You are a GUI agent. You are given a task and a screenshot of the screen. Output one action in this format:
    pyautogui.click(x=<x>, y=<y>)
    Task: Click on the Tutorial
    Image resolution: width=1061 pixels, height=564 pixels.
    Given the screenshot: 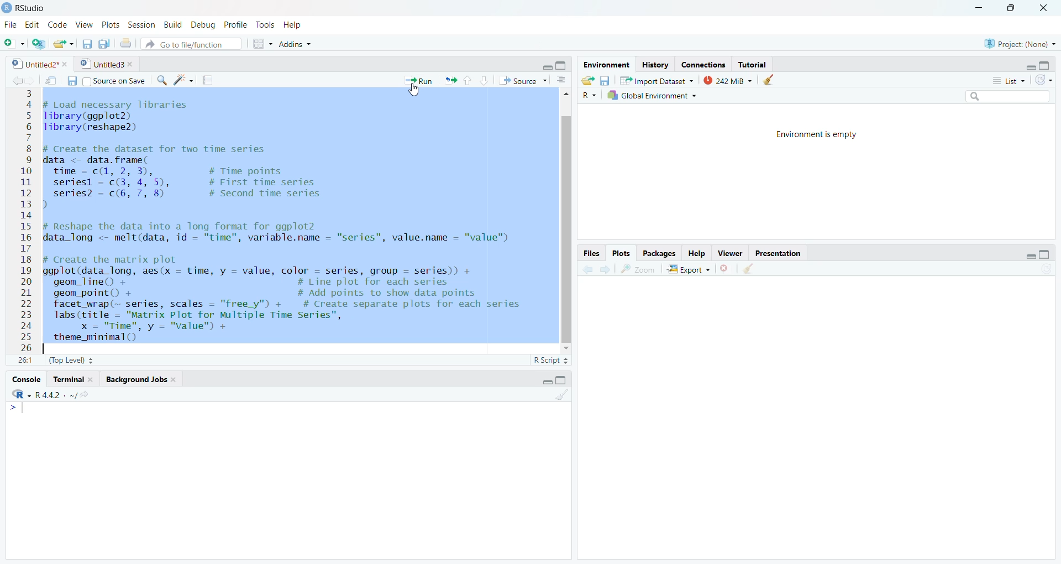 What is the action you would take?
    pyautogui.click(x=753, y=65)
    